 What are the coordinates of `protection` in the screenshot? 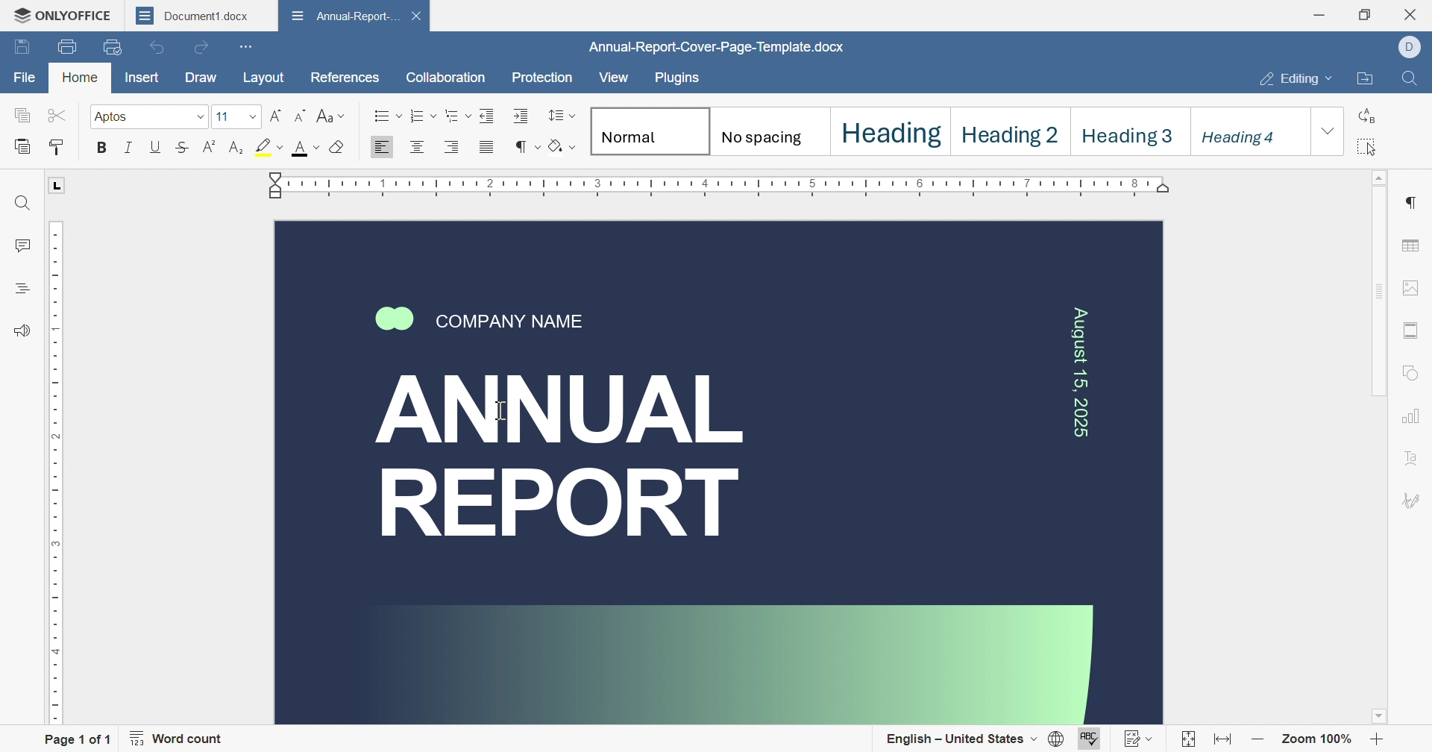 It's located at (541, 81).